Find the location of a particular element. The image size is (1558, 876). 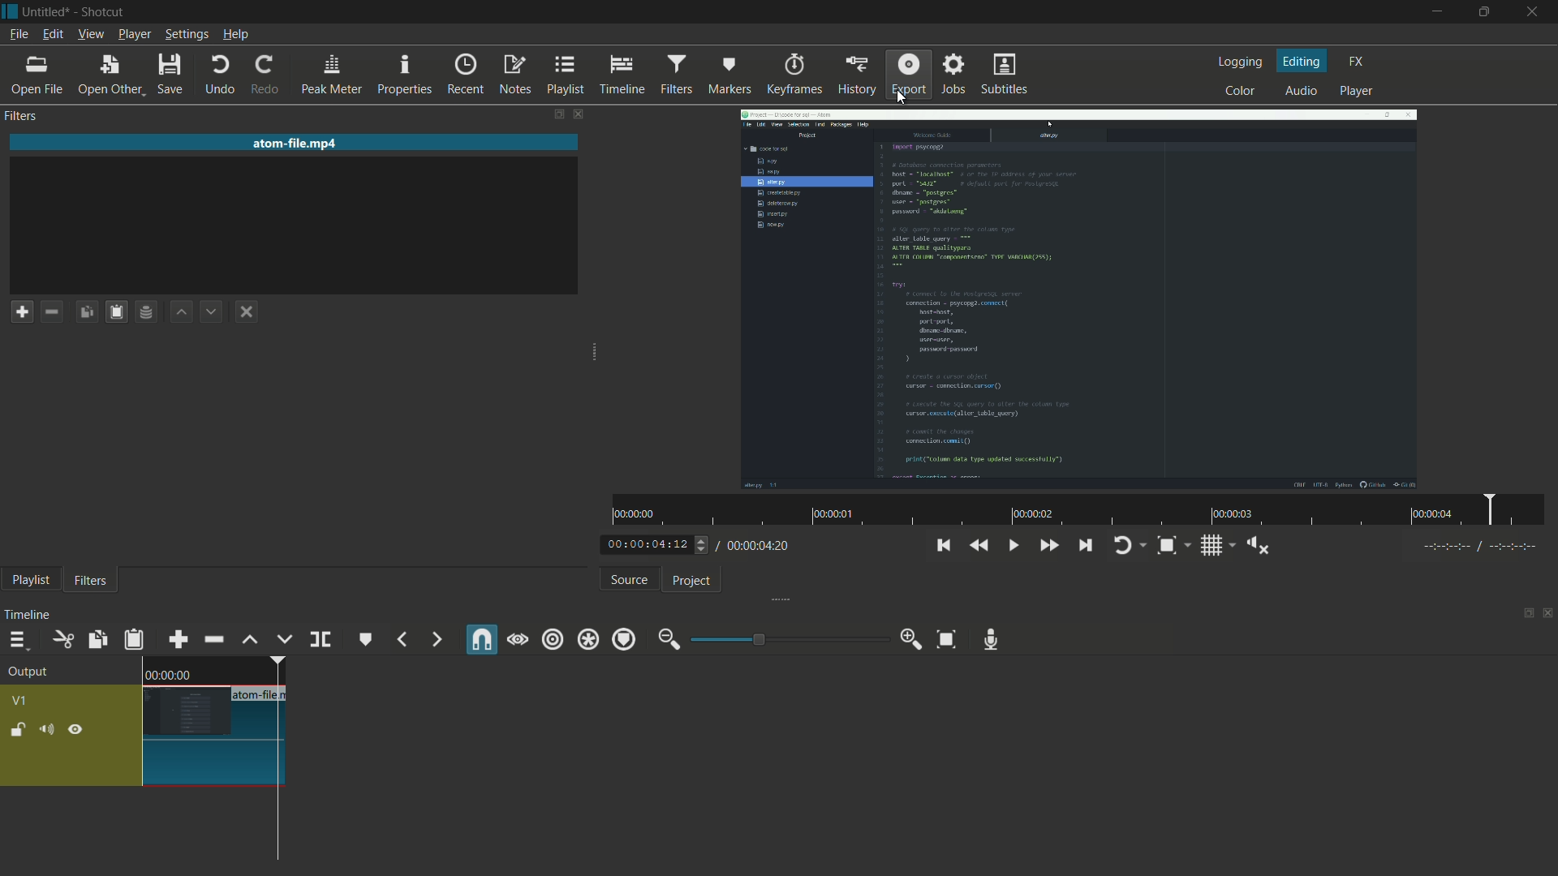

lock is located at coordinates (18, 729).